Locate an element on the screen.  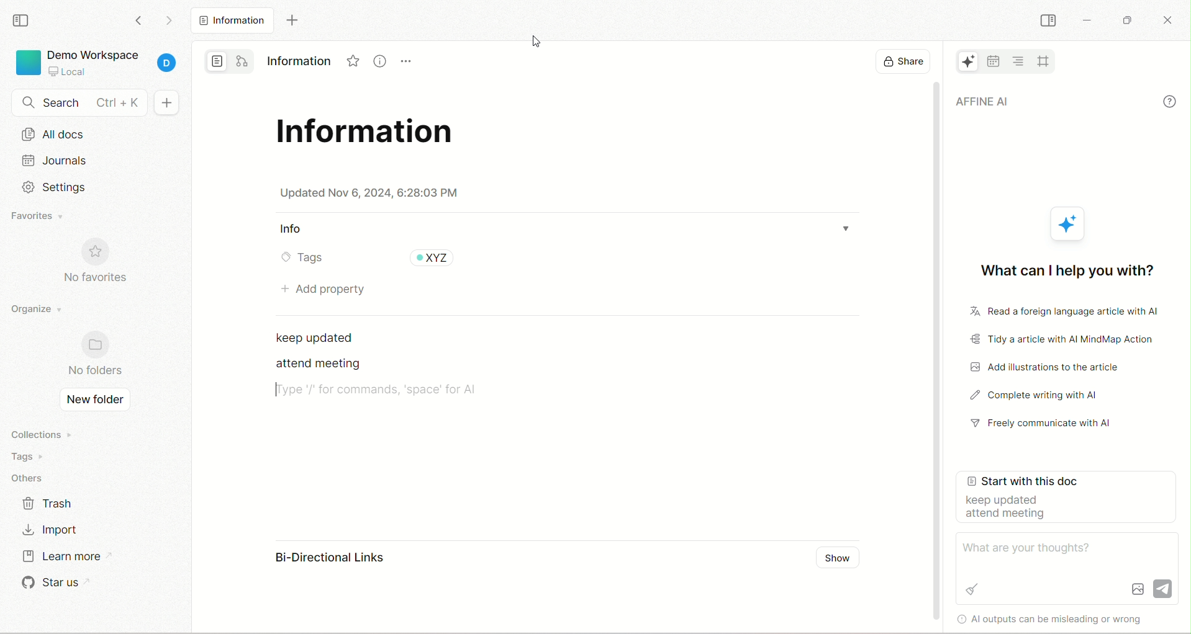
go forward is located at coordinates (166, 21).